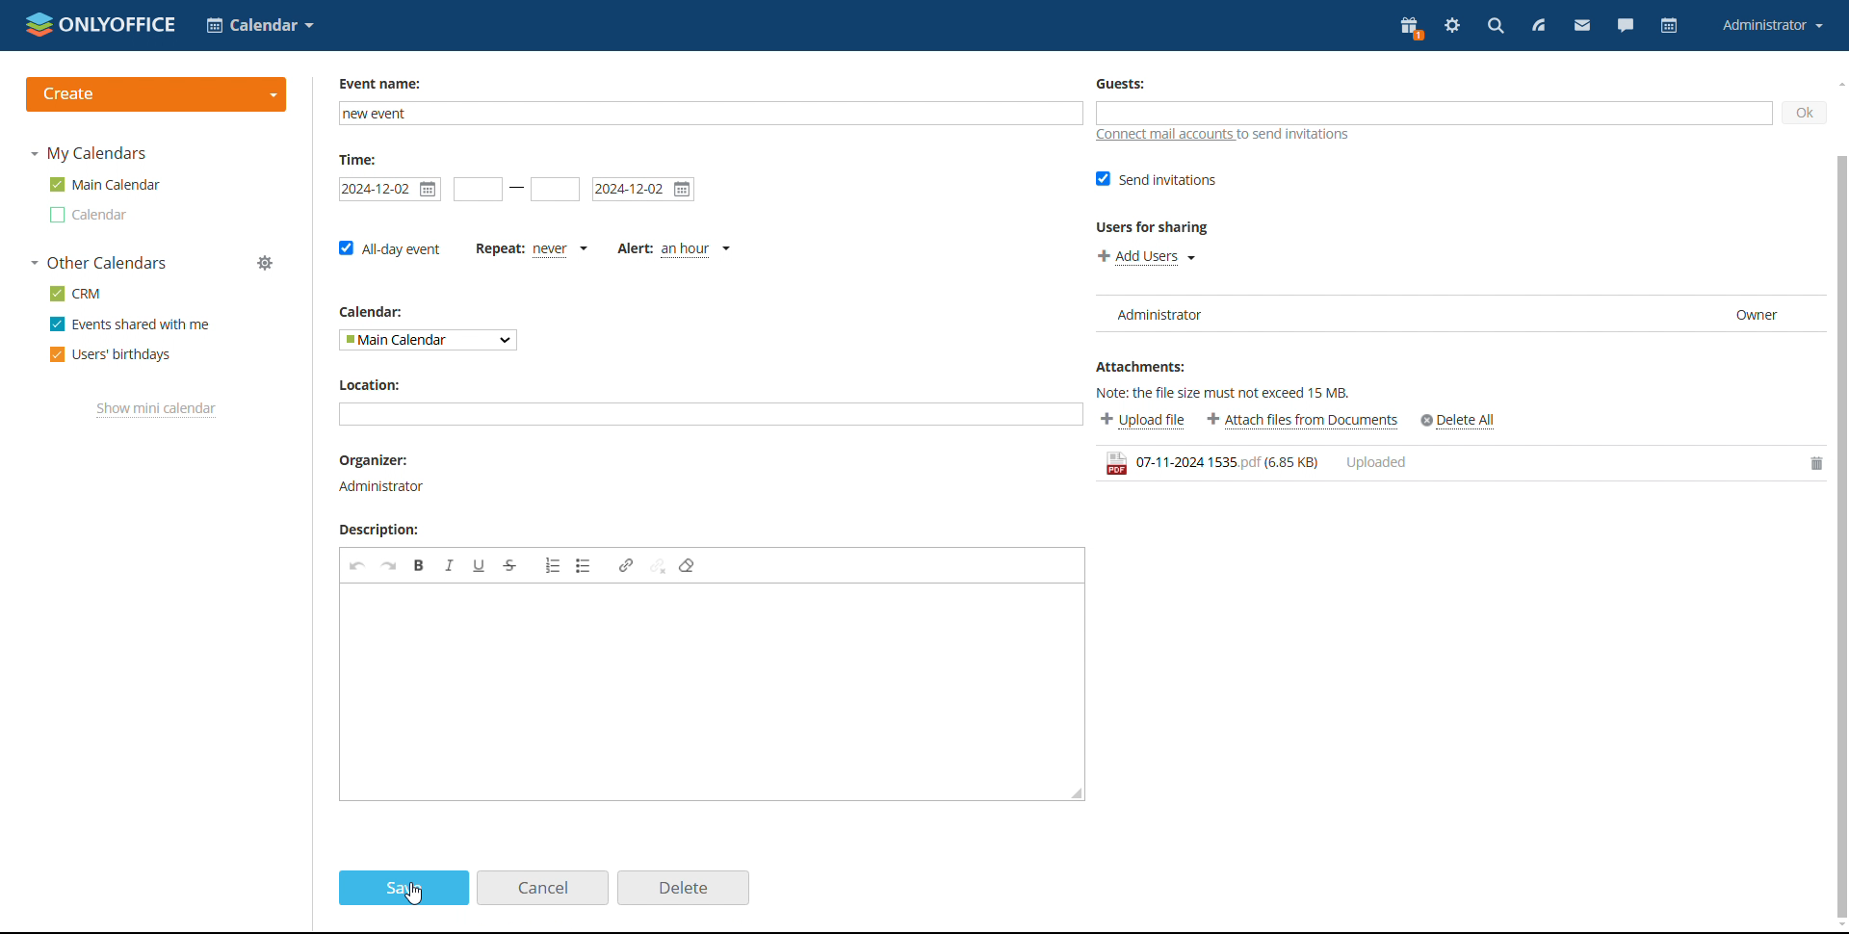 Image resolution: width=1849 pixels, height=934 pixels. Describe the element at coordinates (676, 246) in the screenshot. I see `alert type` at that location.